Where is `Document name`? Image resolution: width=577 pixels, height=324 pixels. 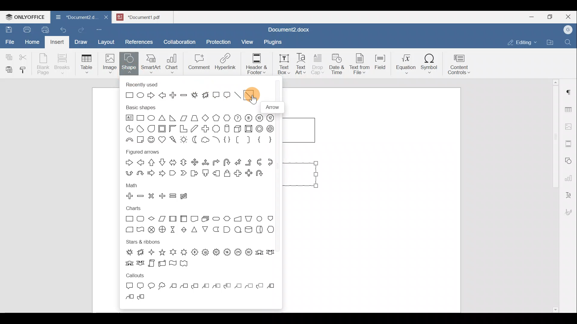
Document name is located at coordinates (146, 16).